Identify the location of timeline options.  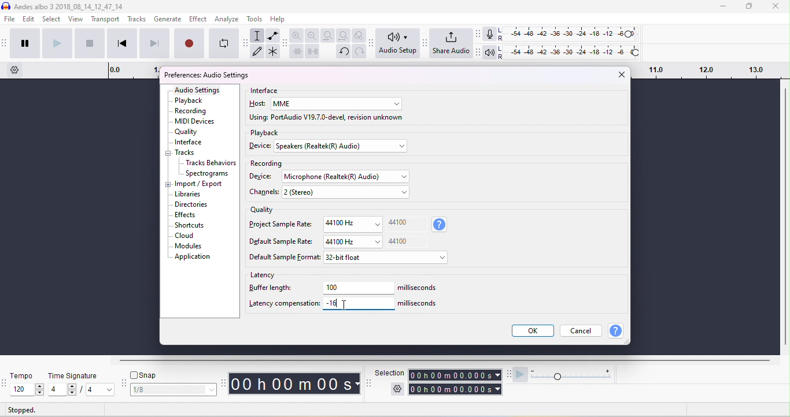
(15, 70).